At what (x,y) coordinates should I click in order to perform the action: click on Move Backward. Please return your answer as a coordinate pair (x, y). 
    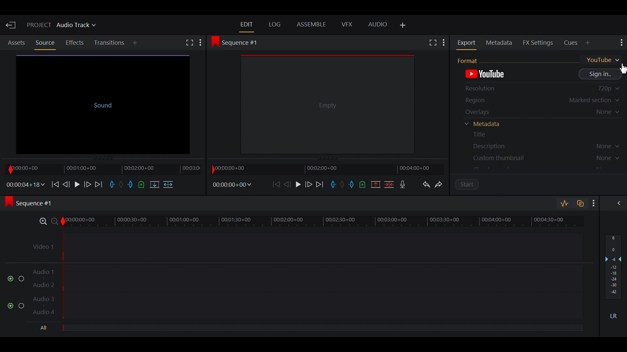
    Looking at the image, I should click on (55, 184).